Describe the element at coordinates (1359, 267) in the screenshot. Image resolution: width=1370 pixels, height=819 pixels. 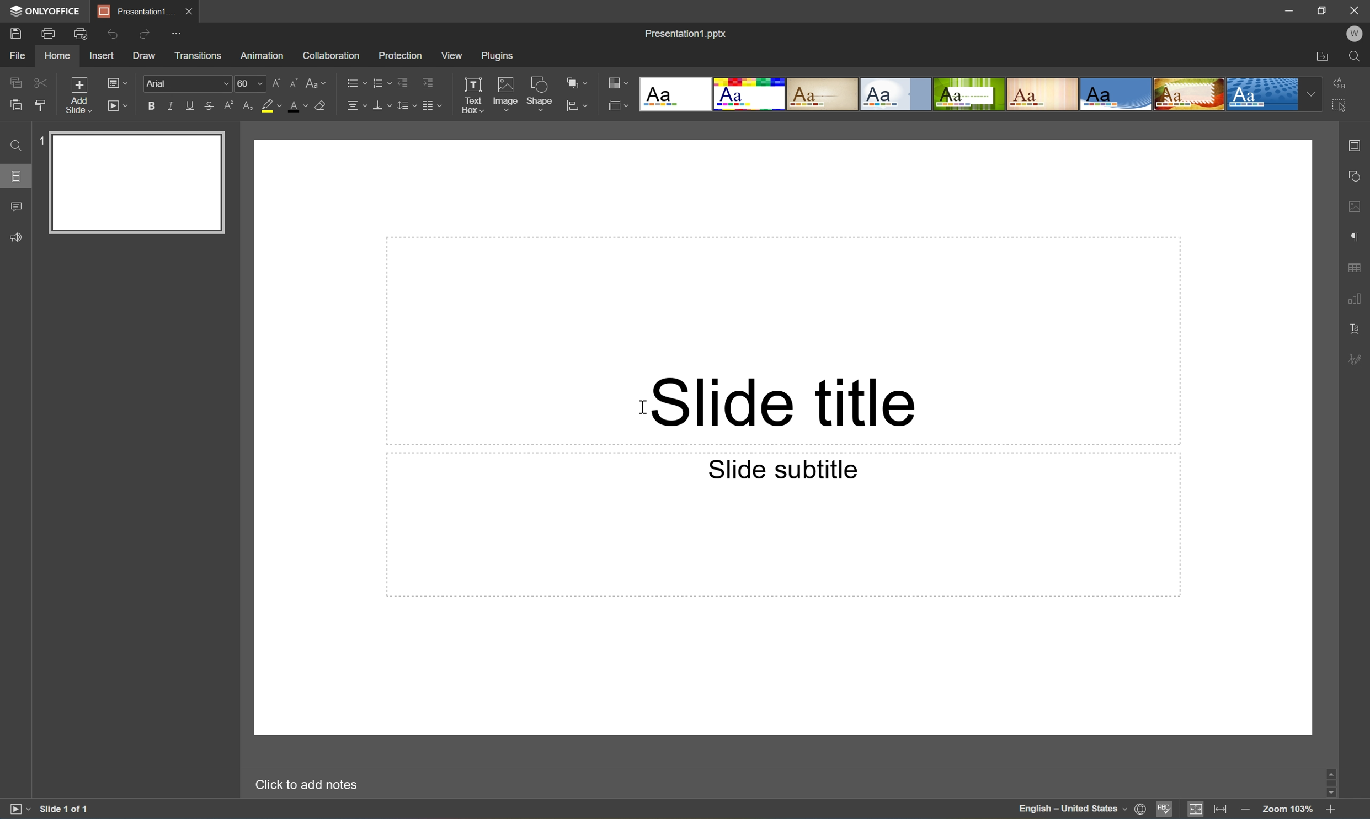
I see `Table settings` at that location.